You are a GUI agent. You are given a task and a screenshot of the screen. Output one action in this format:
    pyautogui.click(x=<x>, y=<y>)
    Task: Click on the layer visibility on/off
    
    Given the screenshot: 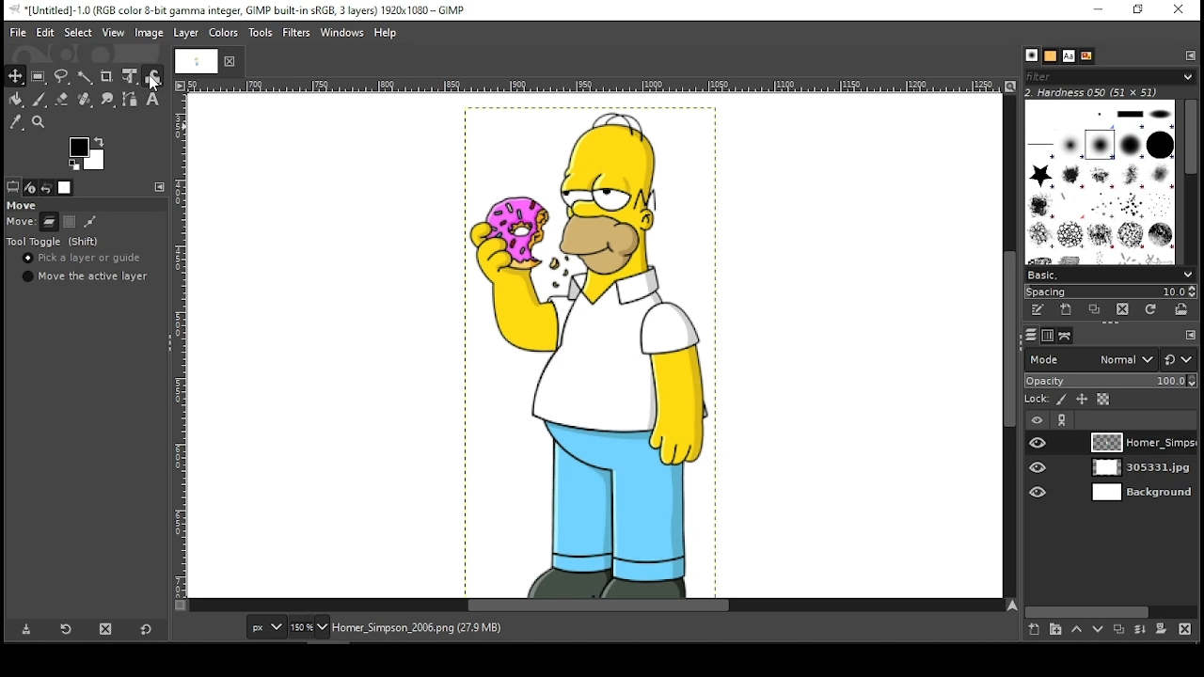 What is the action you would take?
    pyautogui.click(x=1038, y=442)
    